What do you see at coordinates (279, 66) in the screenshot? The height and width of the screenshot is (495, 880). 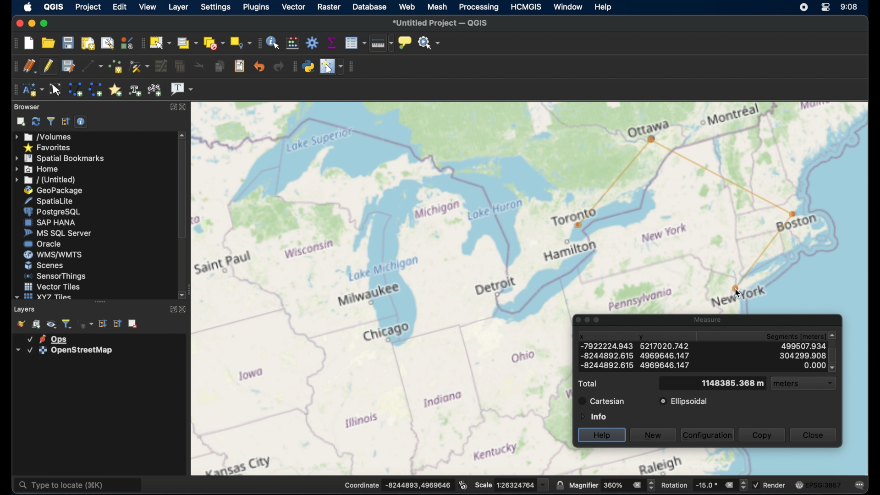 I see `redo` at bounding box center [279, 66].